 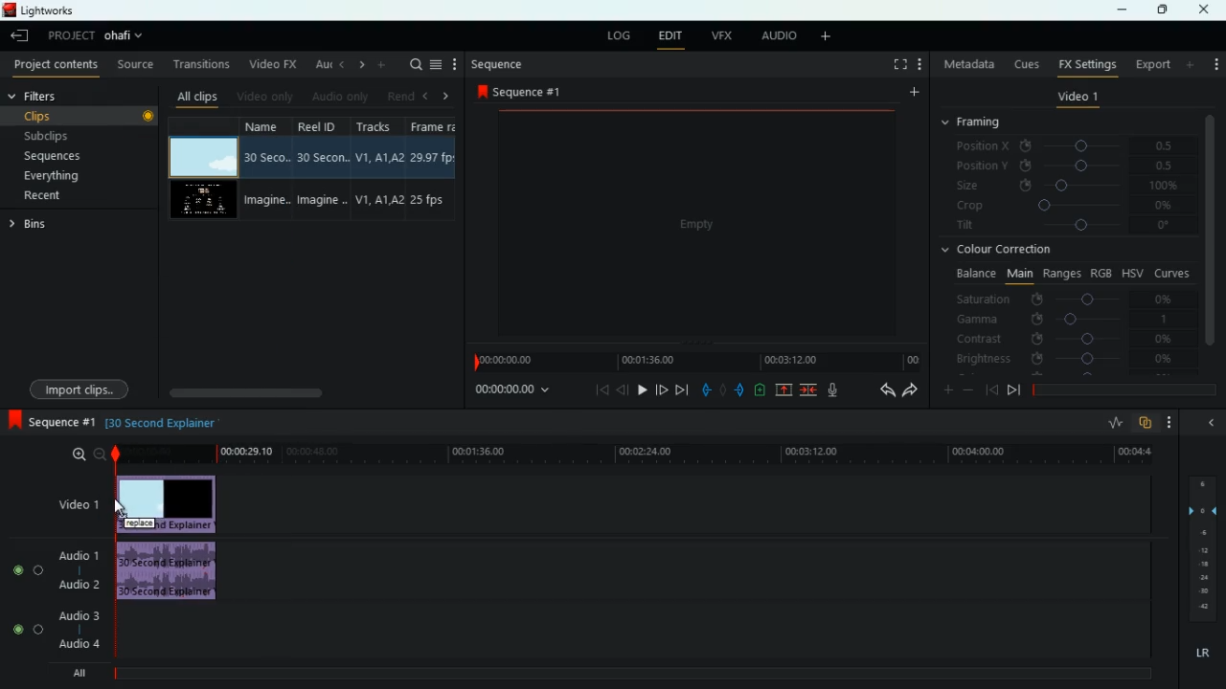 What do you see at coordinates (63, 197) in the screenshot?
I see `recent` at bounding box center [63, 197].